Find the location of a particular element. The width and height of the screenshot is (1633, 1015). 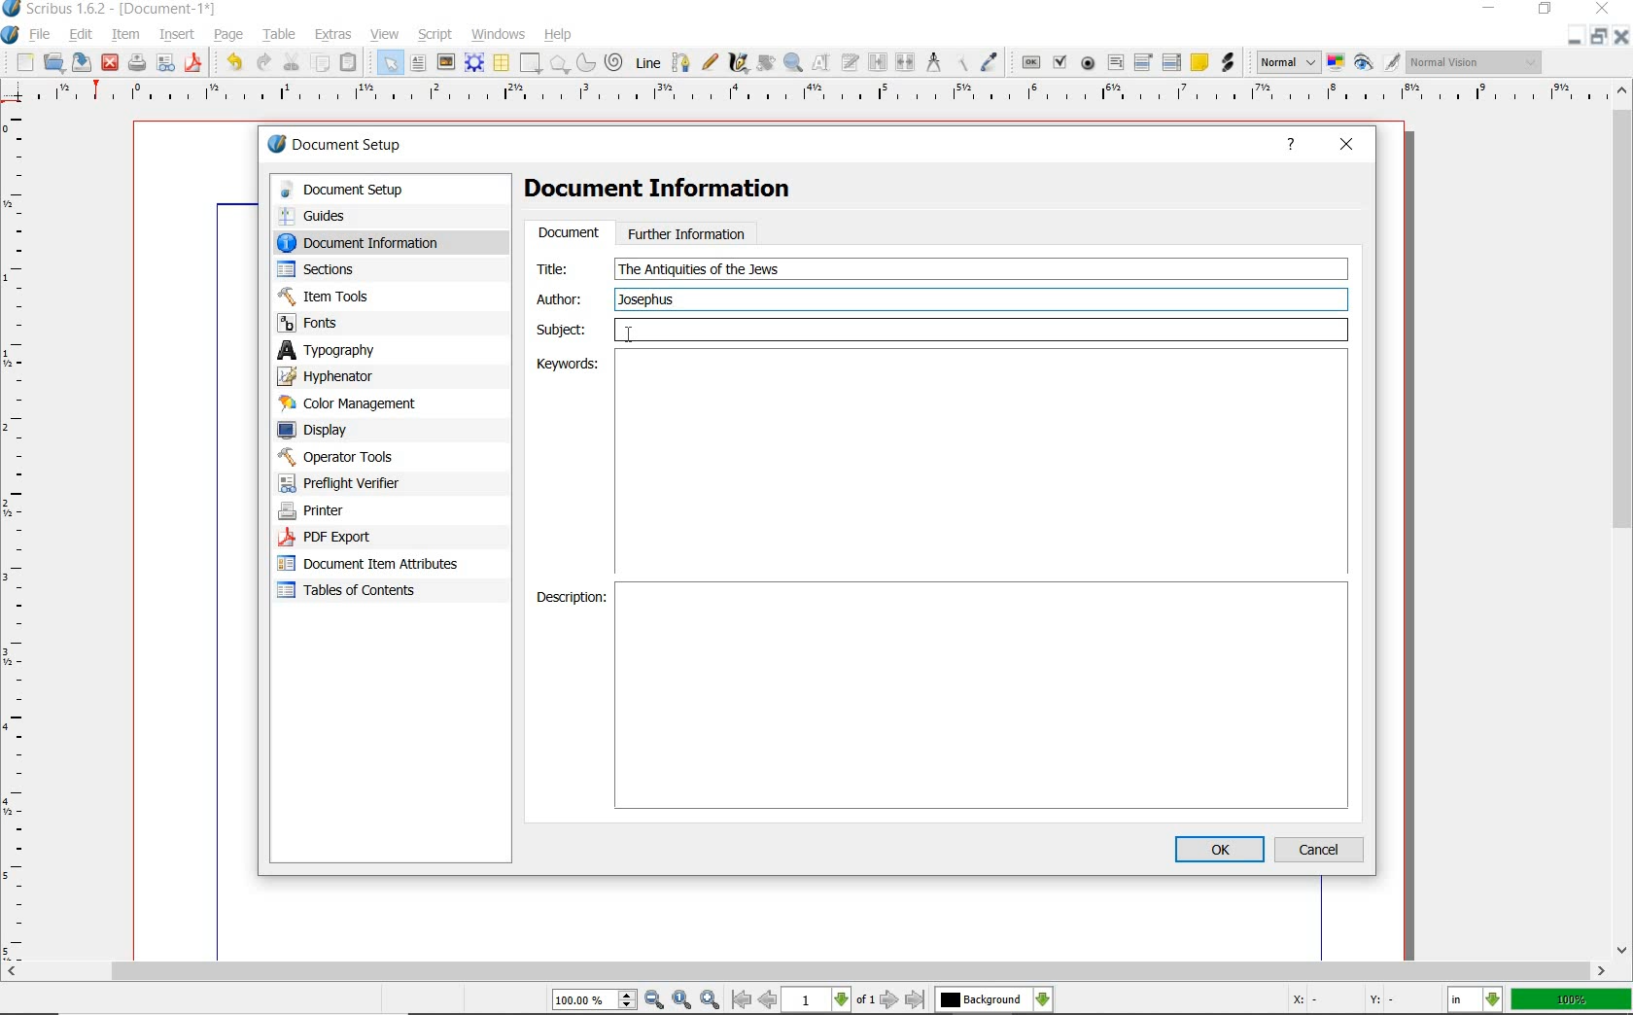

system name is located at coordinates (110, 10).